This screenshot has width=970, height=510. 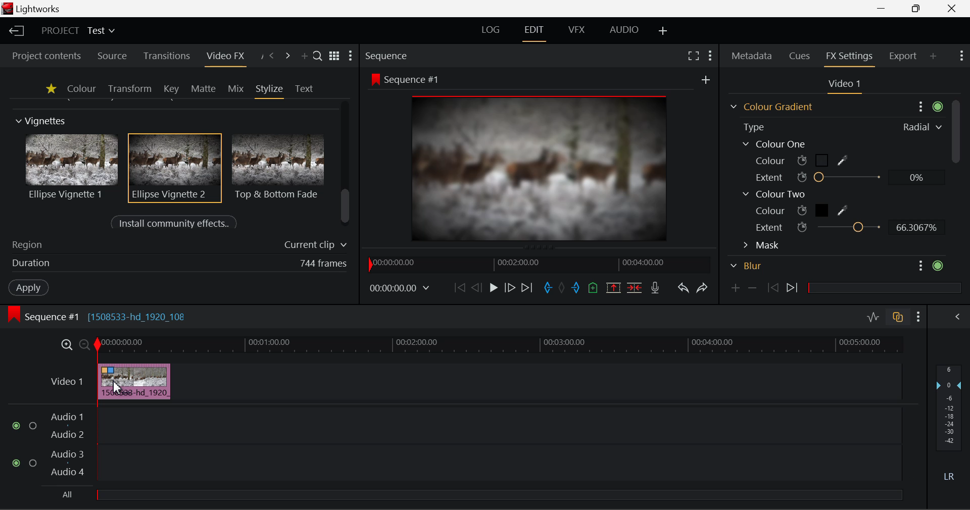 What do you see at coordinates (34, 9) in the screenshot?
I see `Window Title` at bounding box center [34, 9].